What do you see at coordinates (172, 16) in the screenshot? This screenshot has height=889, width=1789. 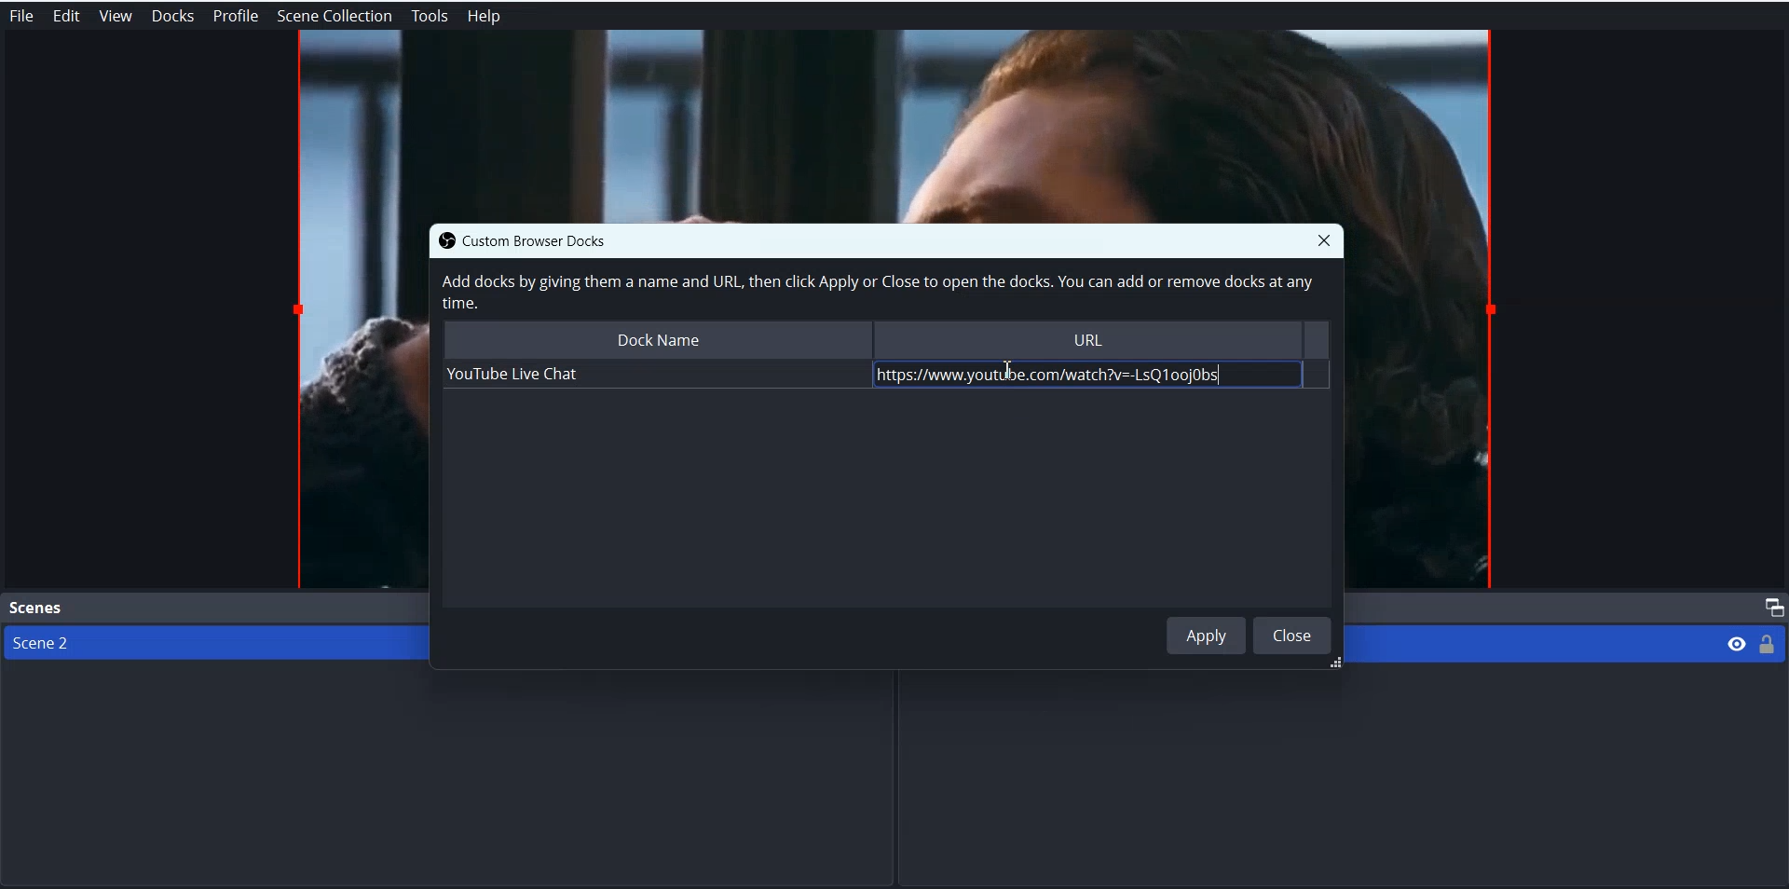 I see `Docks` at bounding box center [172, 16].